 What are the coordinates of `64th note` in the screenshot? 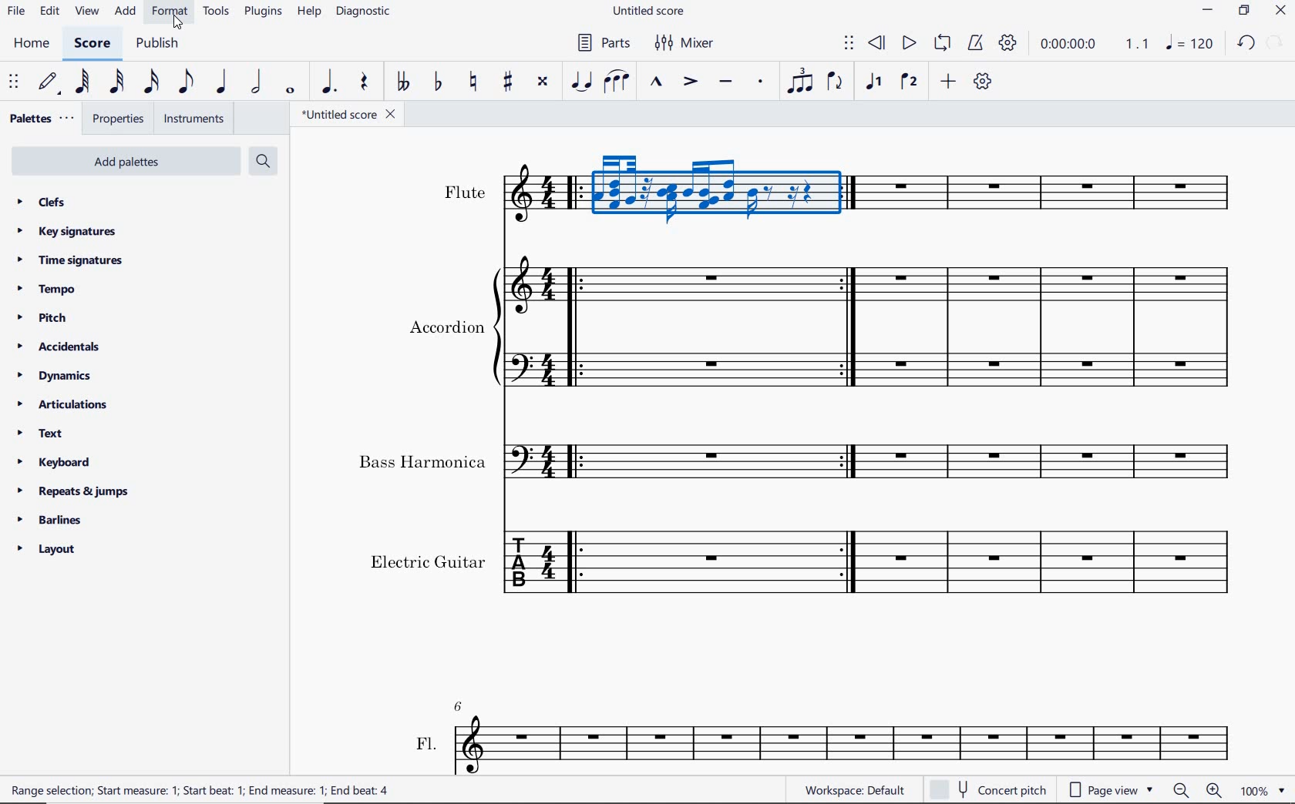 It's located at (85, 82).